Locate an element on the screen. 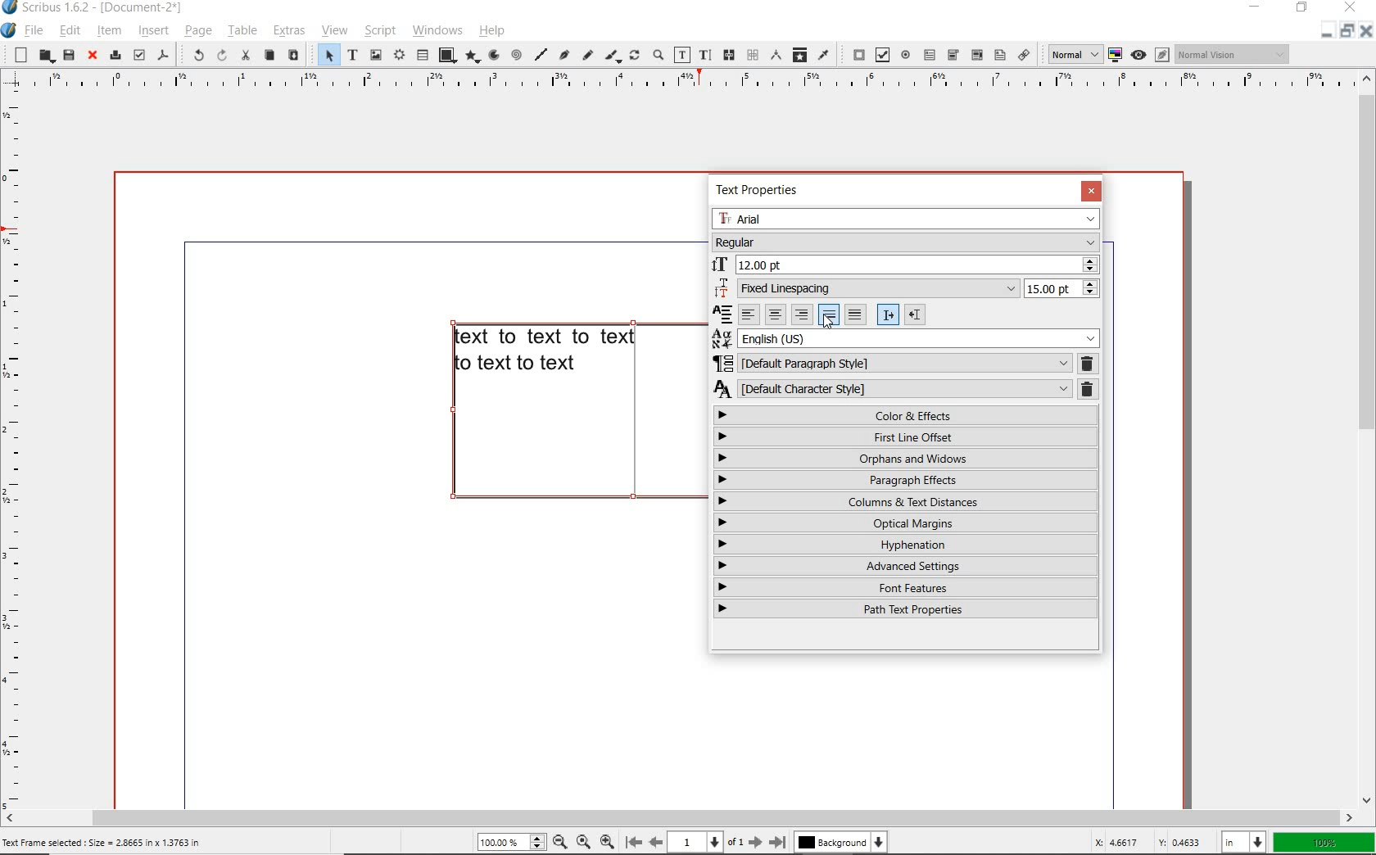 The height and width of the screenshot is (855, 1376). ruler is located at coordinates (17, 450).